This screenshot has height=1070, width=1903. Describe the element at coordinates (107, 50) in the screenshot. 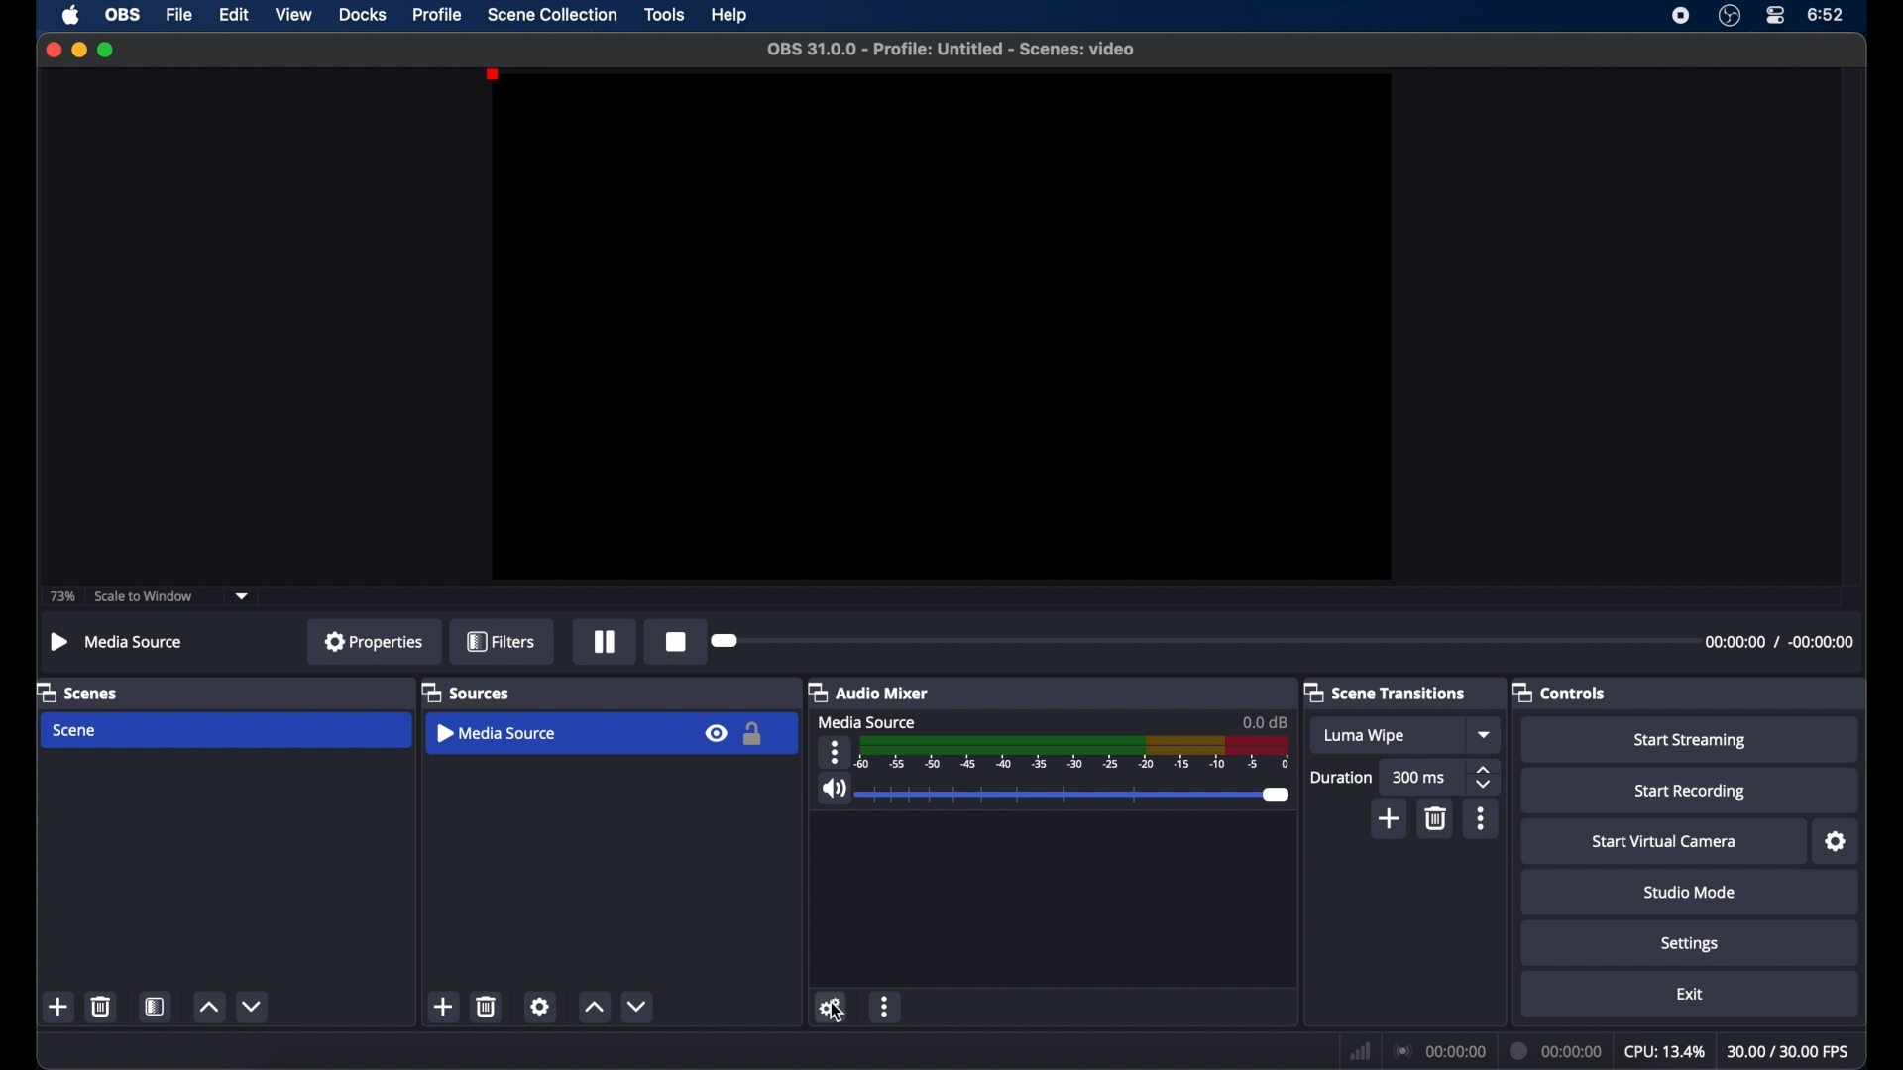

I see `maximize` at that location.